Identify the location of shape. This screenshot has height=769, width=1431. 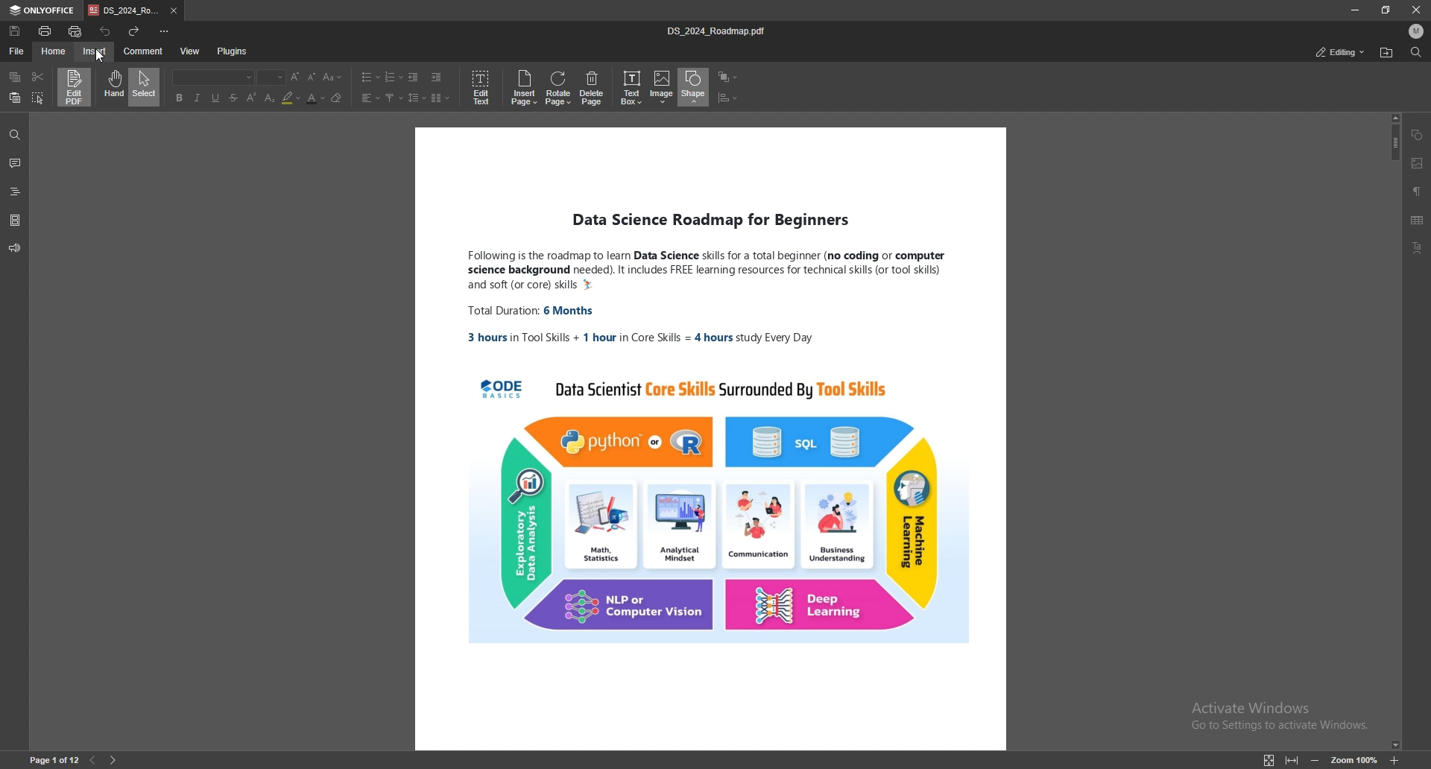
(694, 86).